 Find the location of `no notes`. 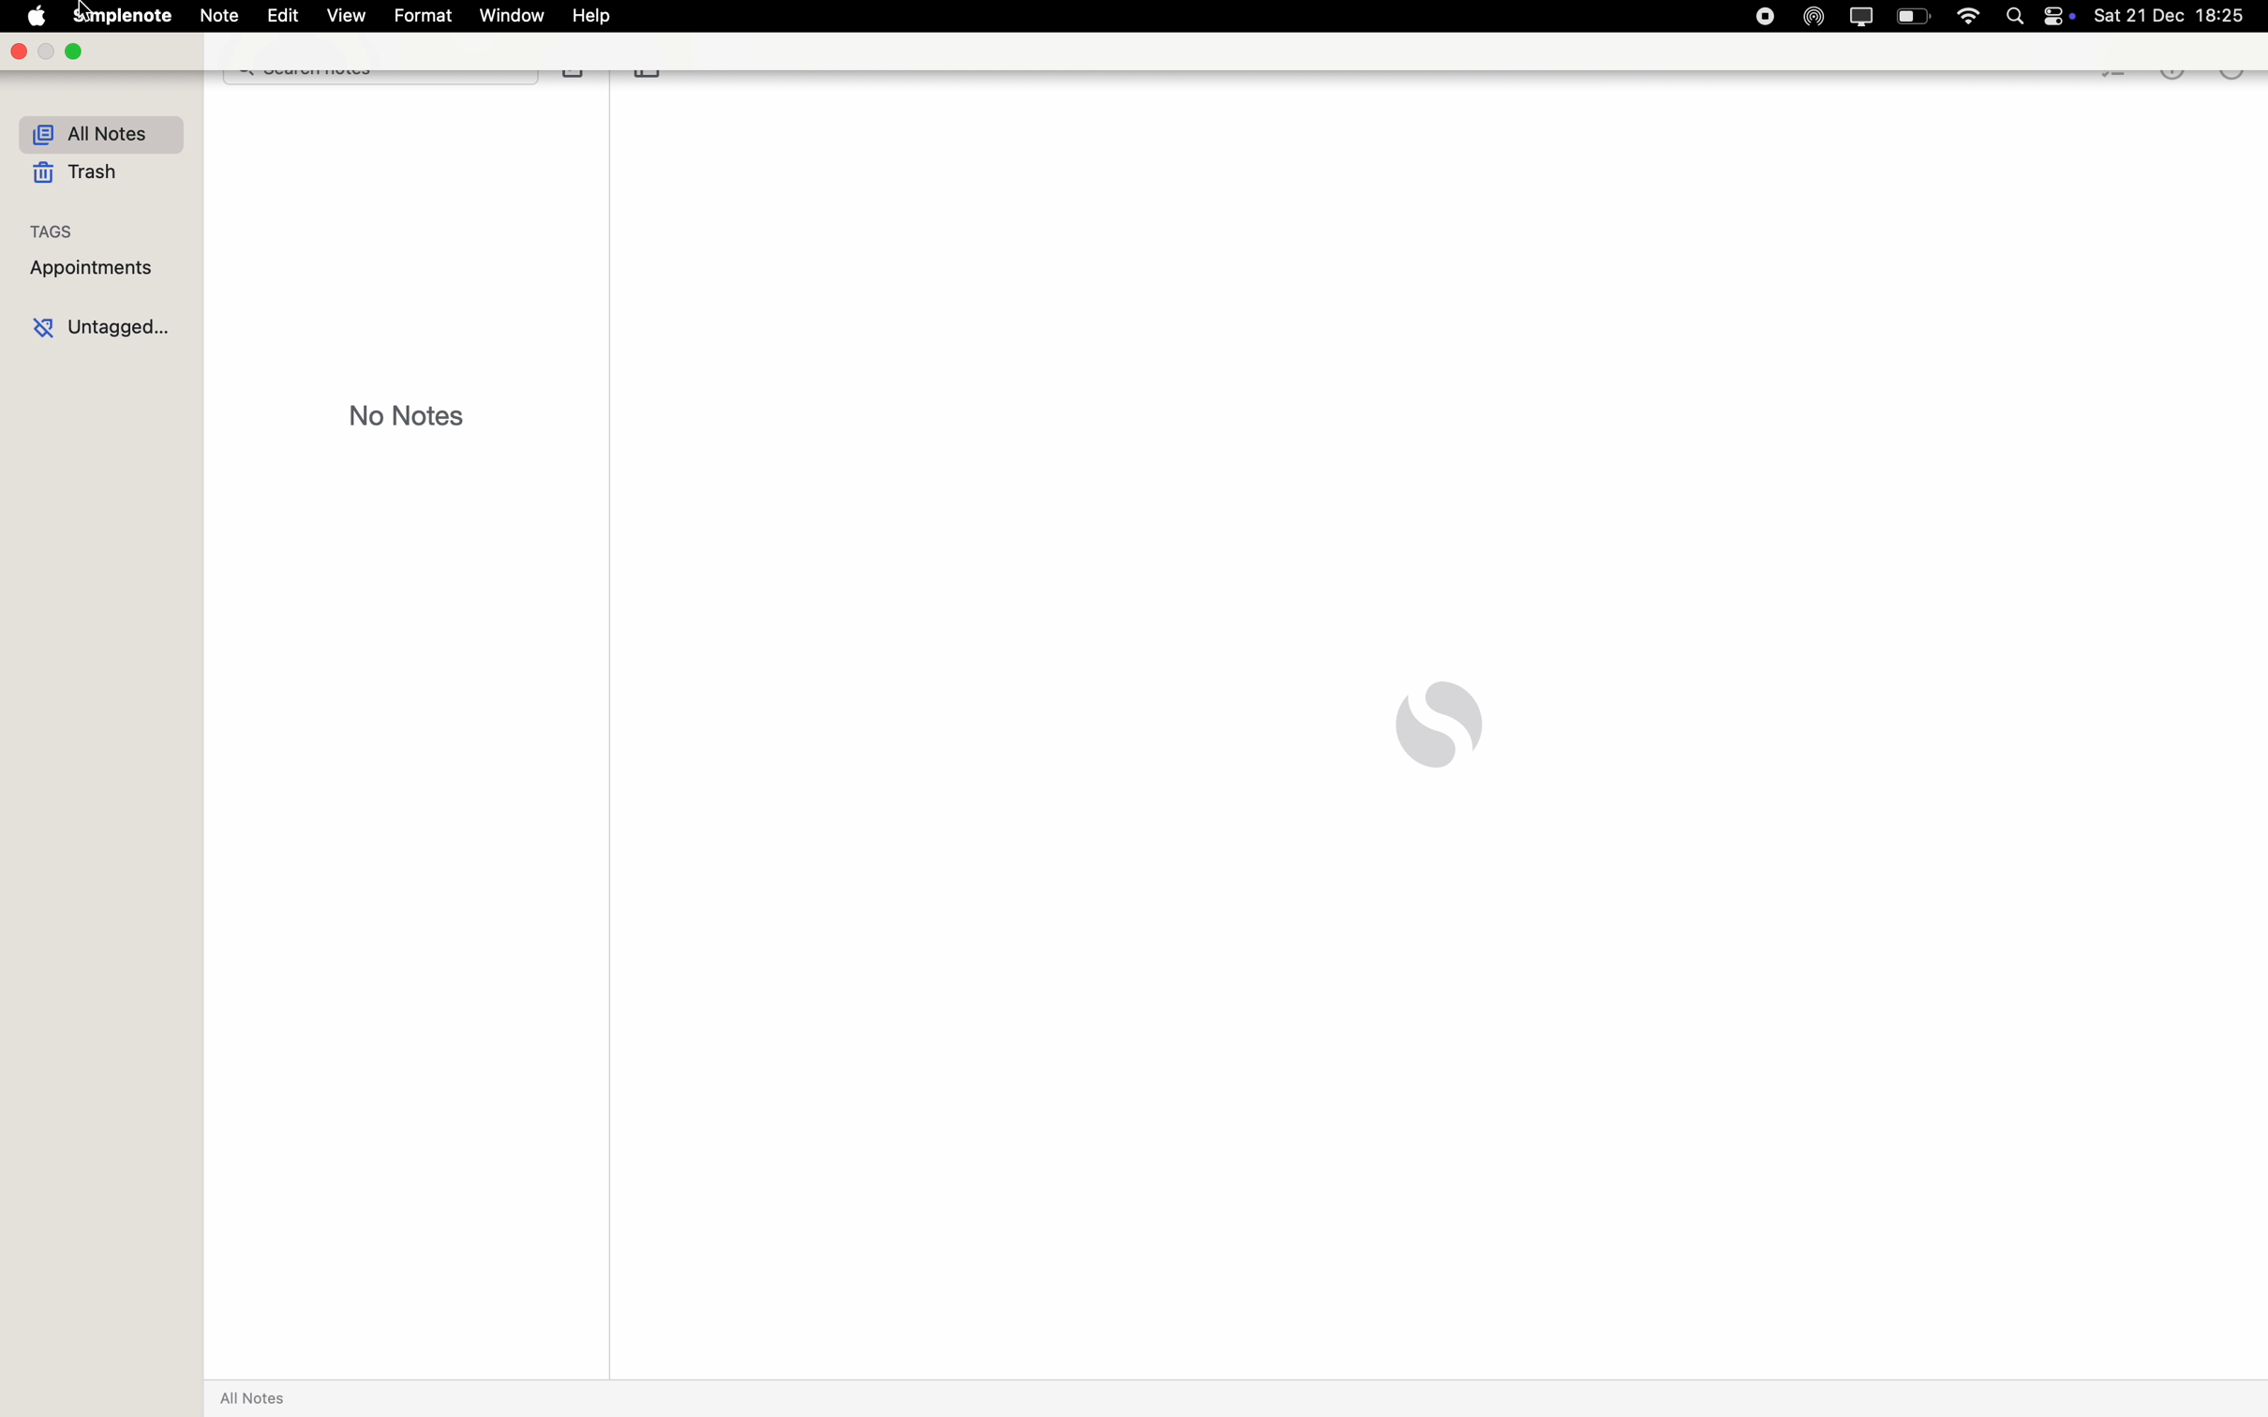

no notes is located at coordinates (405, 416).